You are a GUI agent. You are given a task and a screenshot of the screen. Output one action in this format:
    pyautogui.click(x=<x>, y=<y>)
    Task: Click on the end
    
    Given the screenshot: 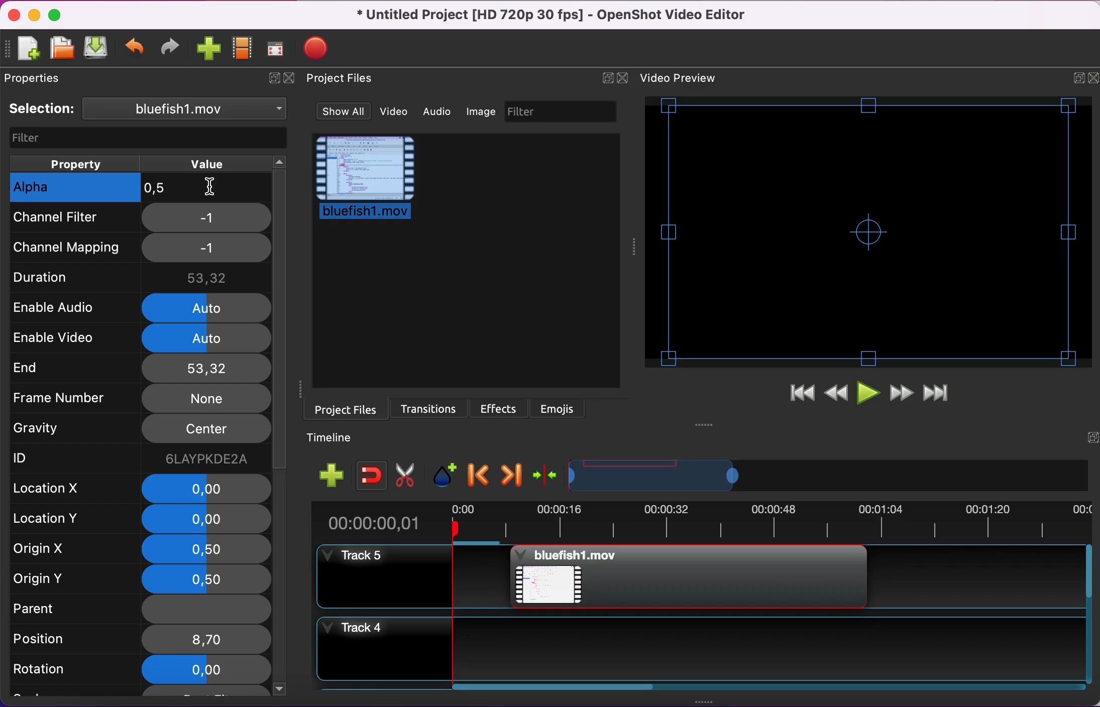 What is the action you would take?
    pyautogui.click(x=67, y=367)
    